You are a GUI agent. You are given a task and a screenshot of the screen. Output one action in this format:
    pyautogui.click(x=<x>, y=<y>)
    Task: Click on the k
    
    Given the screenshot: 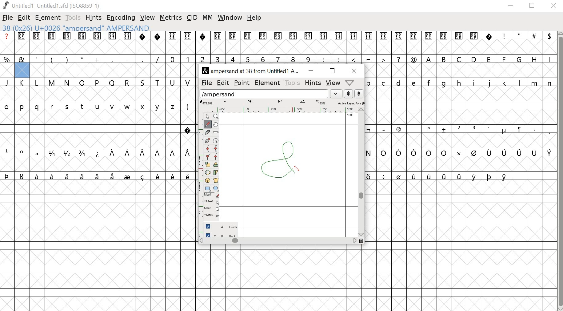 What is the action you would take?
    pyautogui.click(x=504, y=83)
    